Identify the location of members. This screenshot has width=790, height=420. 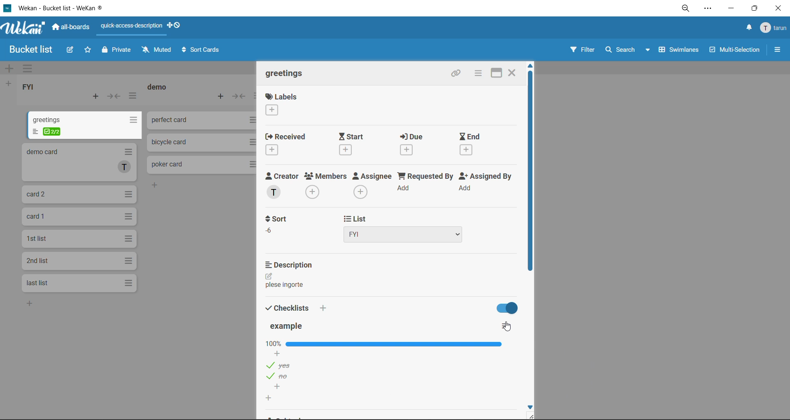
(326, 185).